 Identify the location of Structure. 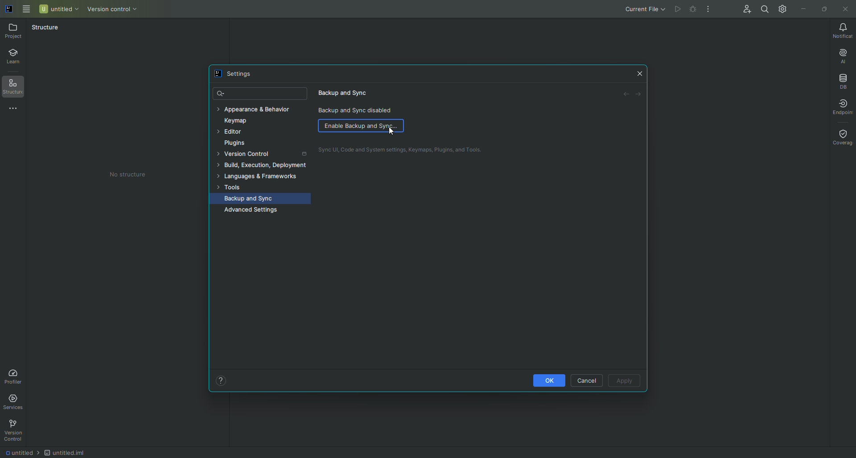
(16, 88).